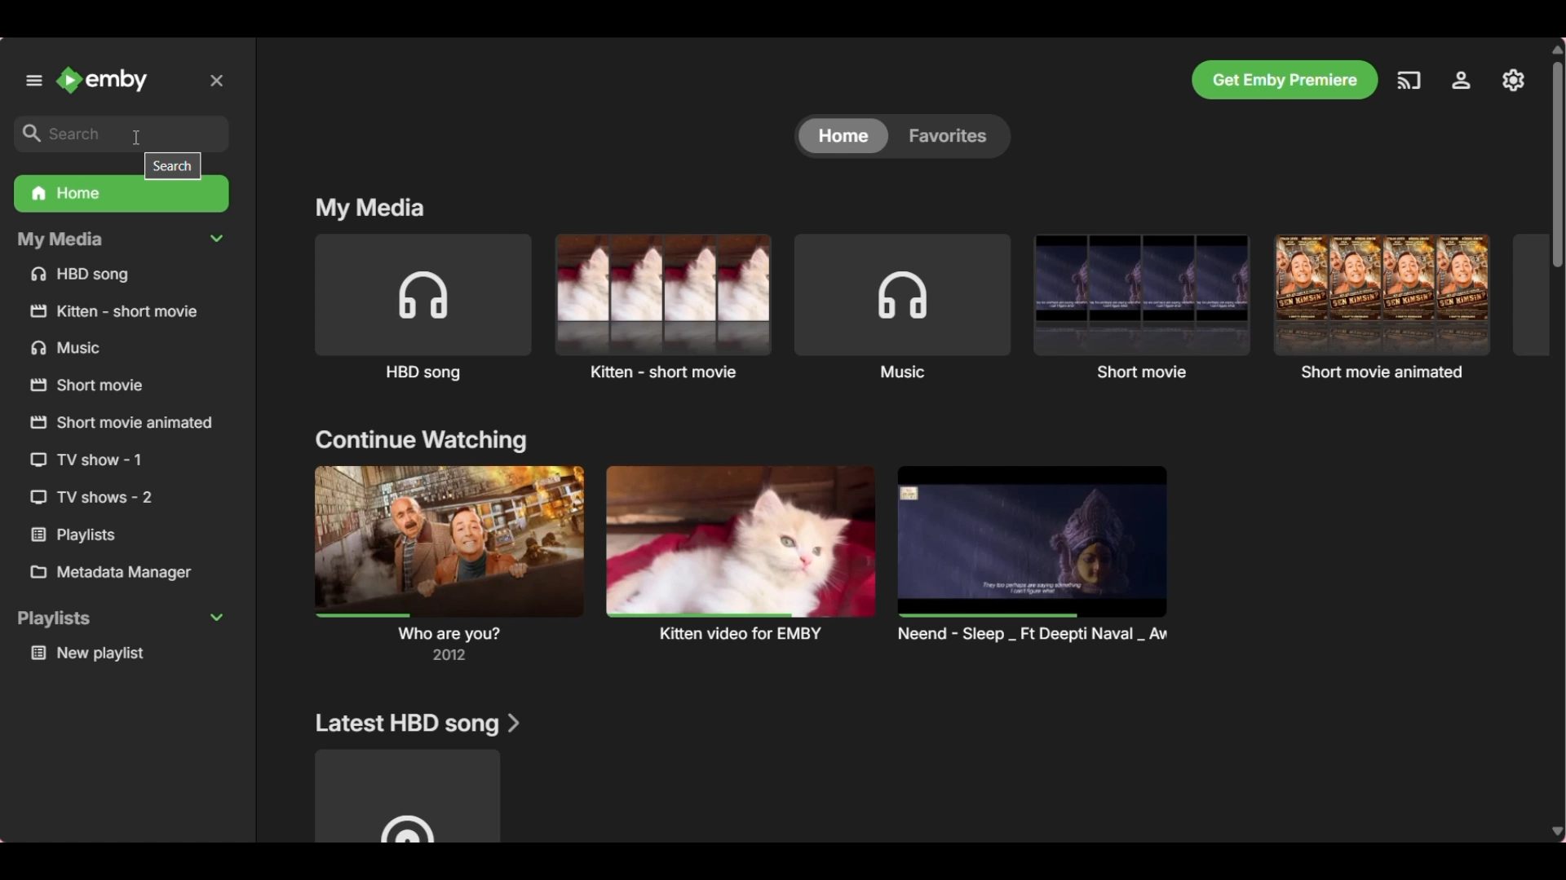  Describe the element at coordinates (122, 134) in the screenshot. I see `Search box` at that location.